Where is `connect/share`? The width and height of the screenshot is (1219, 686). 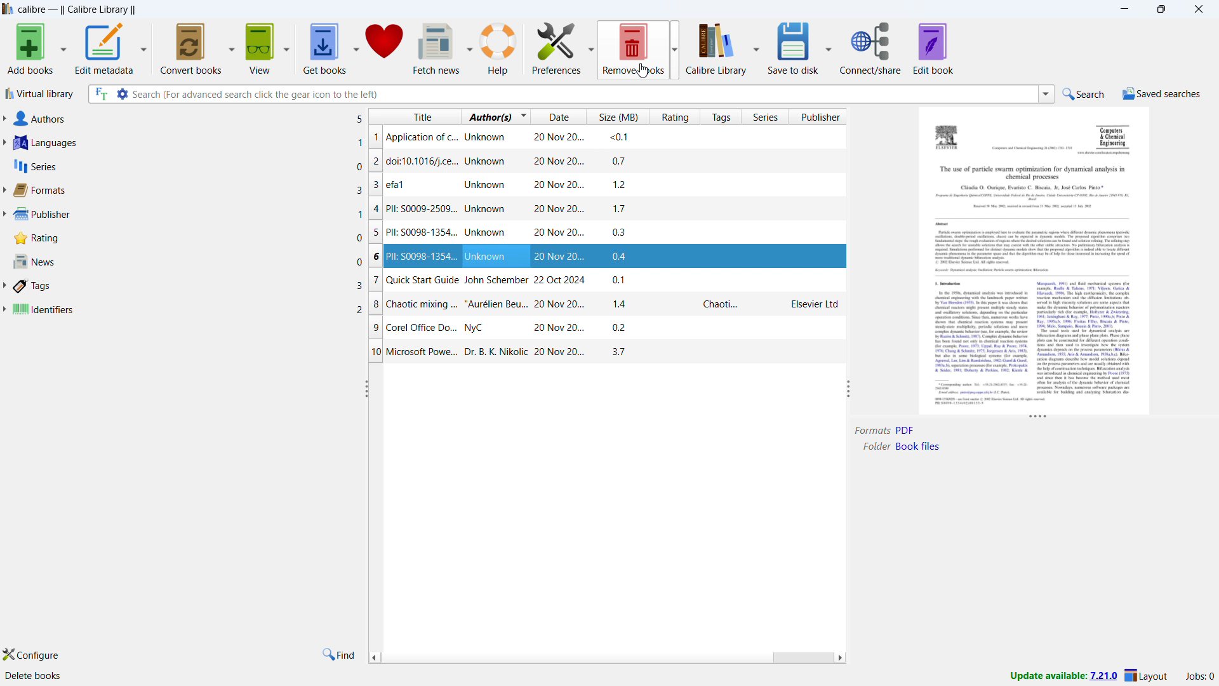
connect/share is located at coordinates (872, 48).